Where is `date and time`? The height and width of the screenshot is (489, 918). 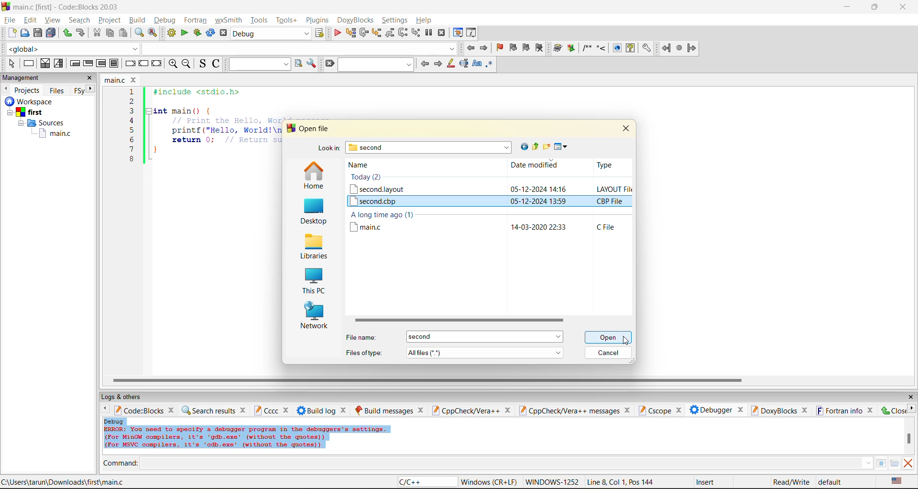
date and time is located at coordinates (539, 228).